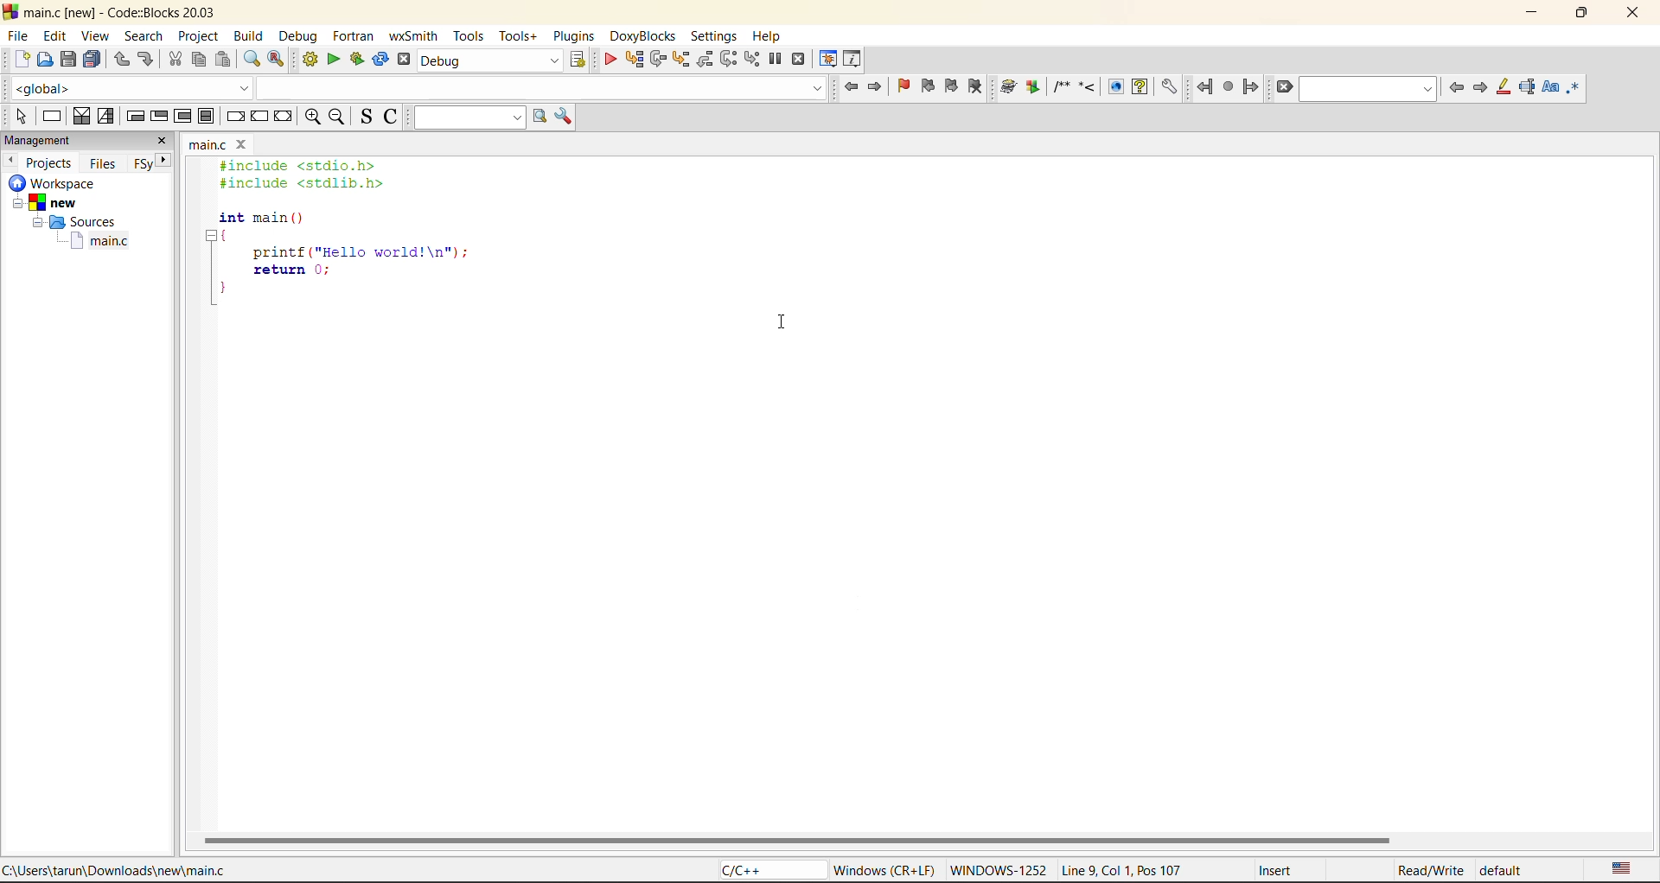  I want to click on doxyblocks, so click(642, 36).